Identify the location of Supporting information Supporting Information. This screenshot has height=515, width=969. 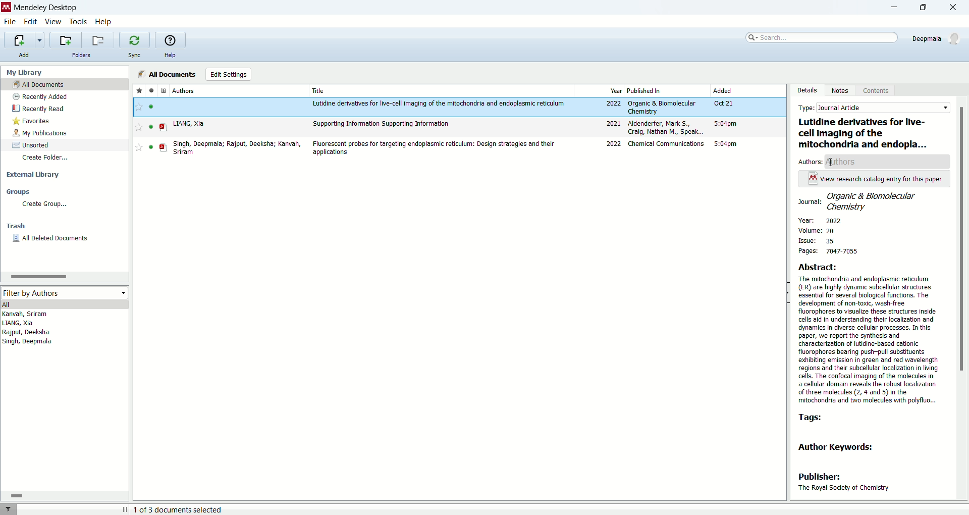
(382, 124).